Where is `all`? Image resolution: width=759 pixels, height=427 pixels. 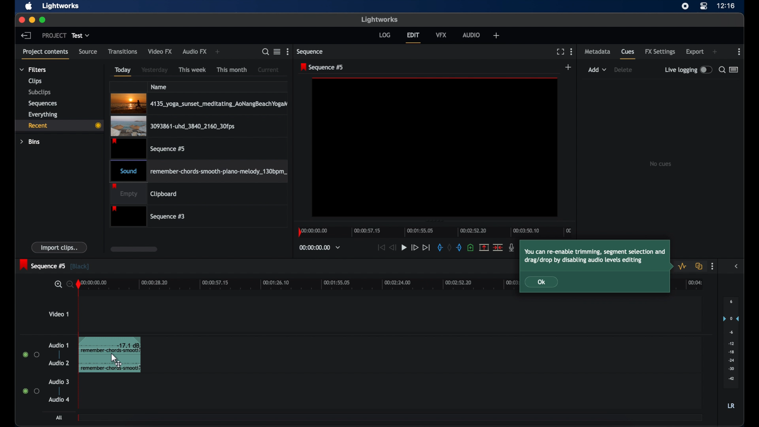 all is located at coordinates (60, 418).